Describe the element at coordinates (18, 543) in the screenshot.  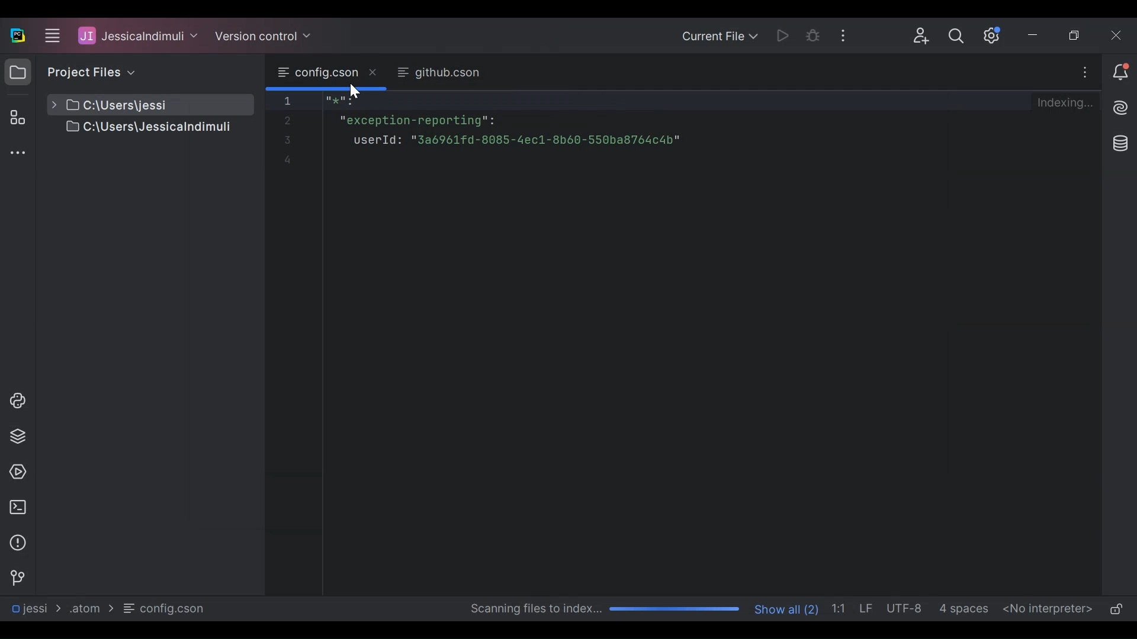
I see `Problems` at that location.